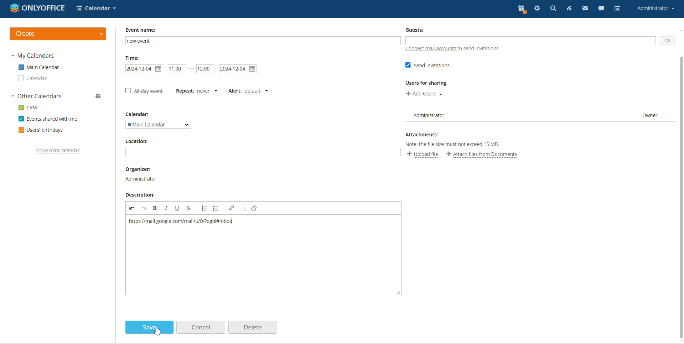 Image resolution: width=684 pixels, height=344 pixels. Describe the element at coordinates (141, 30) in the screenshot. I see `Event name:` at that location.